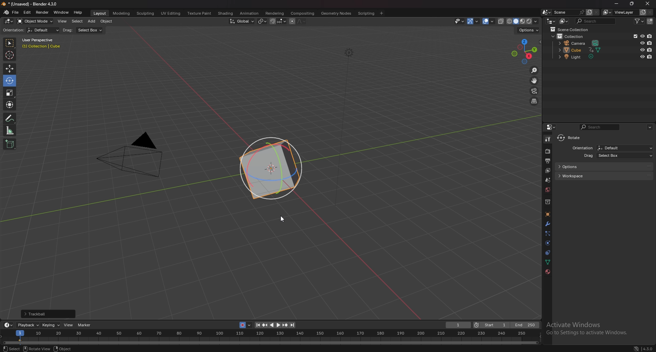 This screenshot has width=656, height=352. What do you see at coordinates (42, 43) in the screenshot?
I see `User Perspective (1) Collection | Cube` at bounding box center [42, 43].